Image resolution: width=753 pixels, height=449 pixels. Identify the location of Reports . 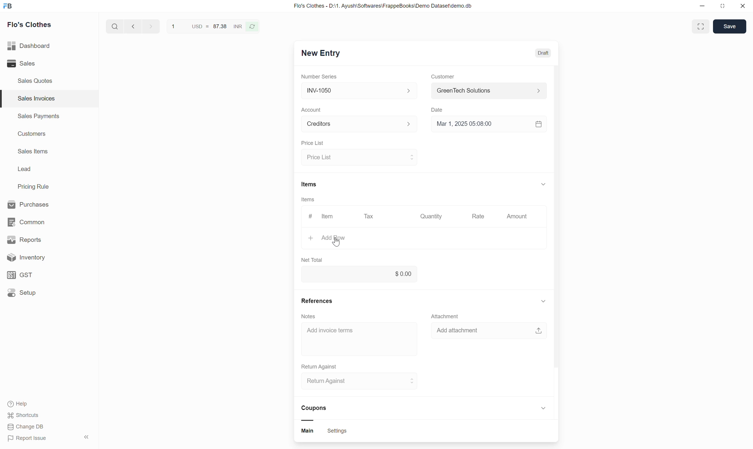
(41, 239).